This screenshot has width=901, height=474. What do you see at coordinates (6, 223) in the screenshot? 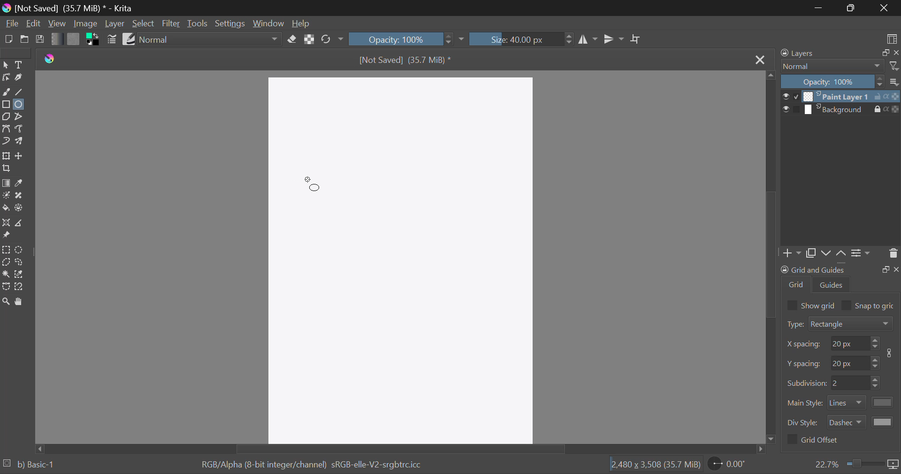
I see `Assistant Tool` at bounding box center [6, 223].